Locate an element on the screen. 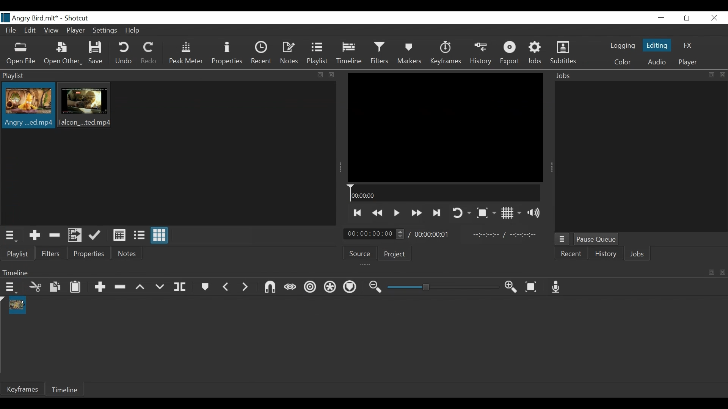  Remove cut is located at coordinates (55, 236).